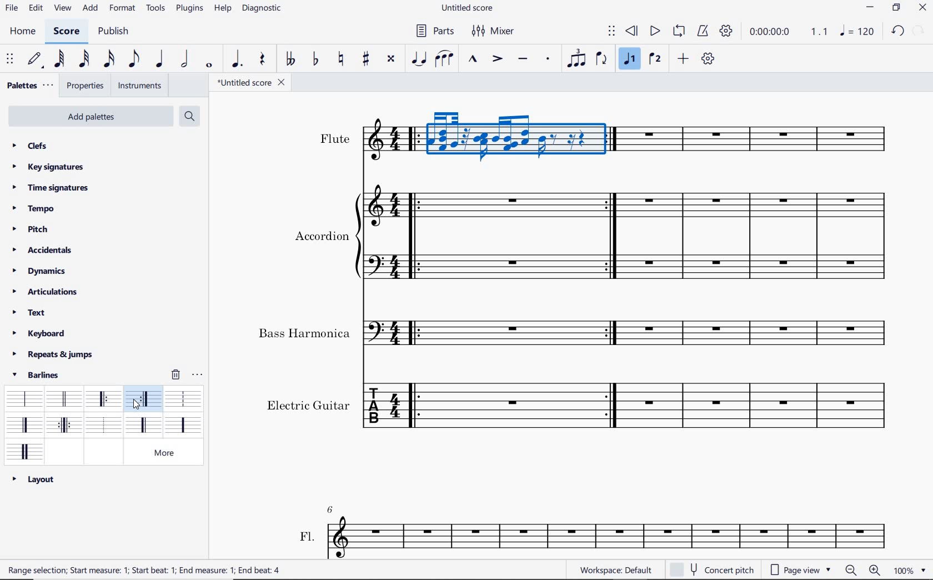 This screenshot has width=933, height=580. Describe the element at coordinates (65, 426) in the screenshot. I see `heavy barline` at that location.